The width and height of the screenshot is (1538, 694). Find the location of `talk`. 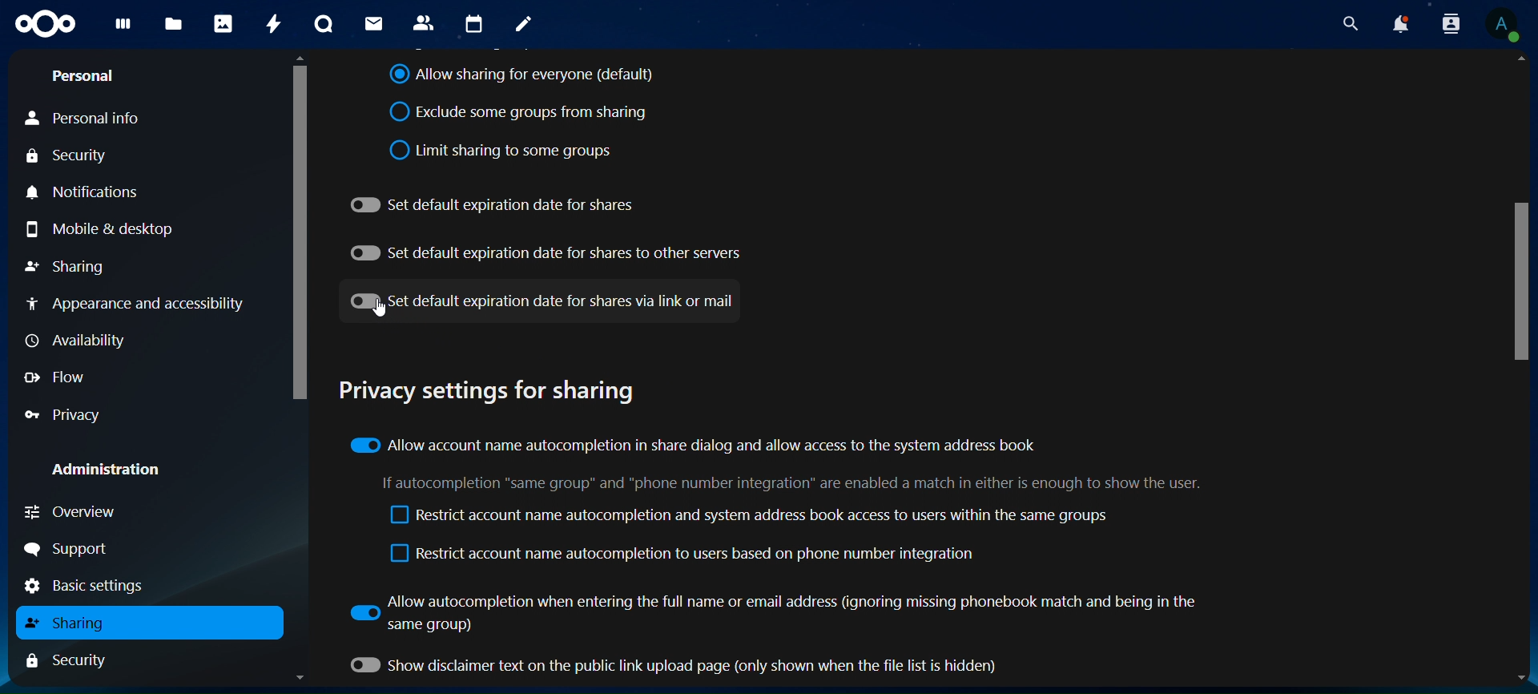

talk is located at coordinates (323, 23).